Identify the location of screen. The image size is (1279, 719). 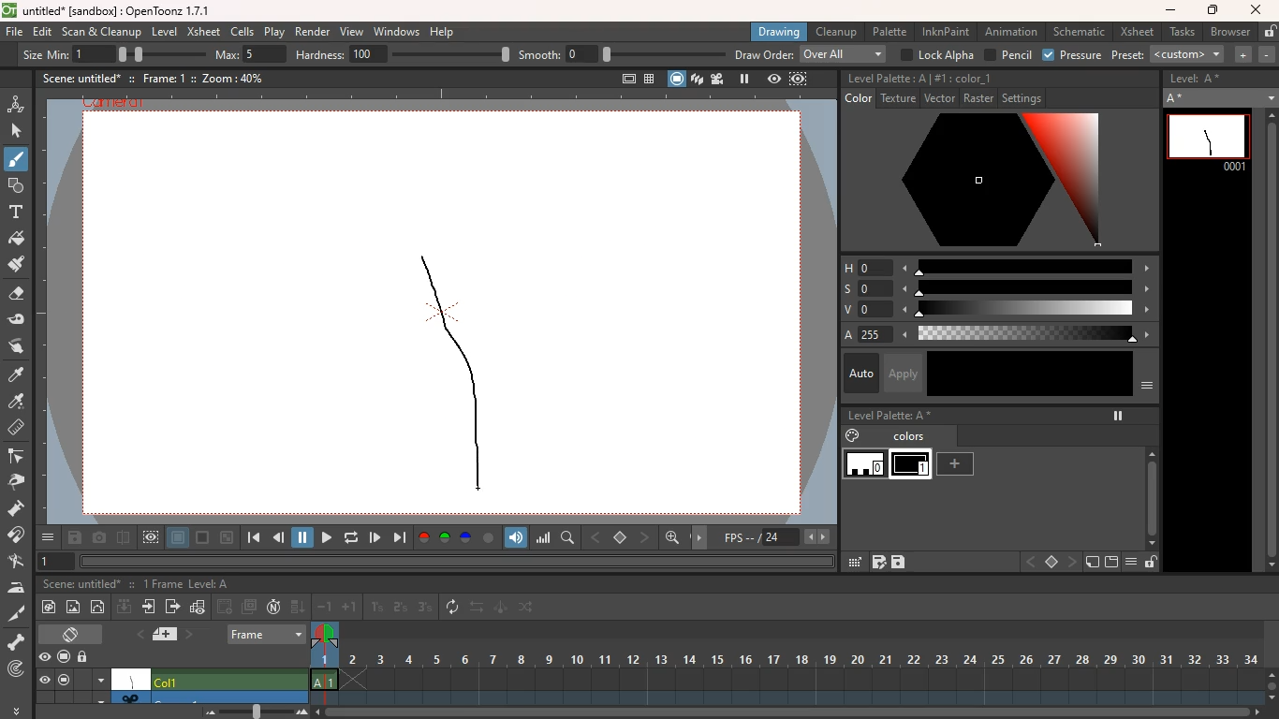
(65, 681).